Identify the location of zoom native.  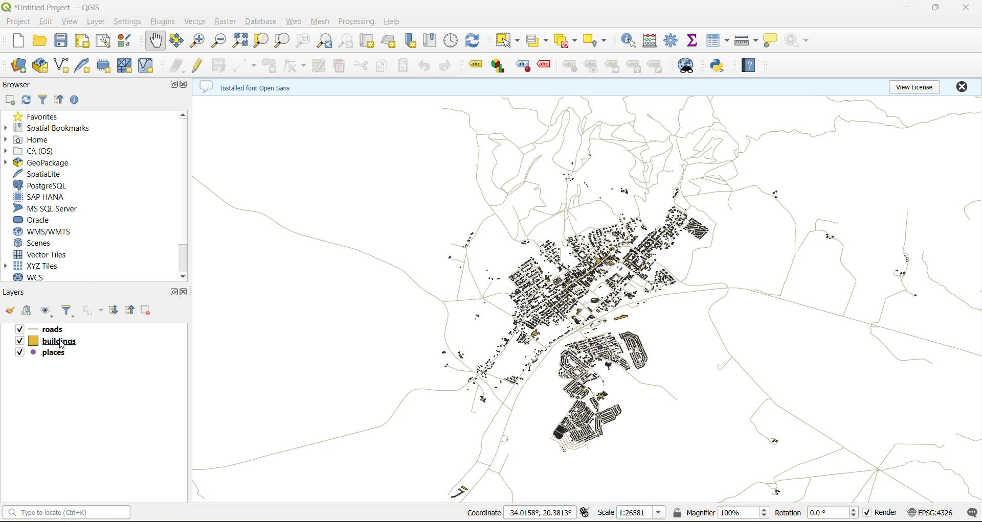
(304, 40).